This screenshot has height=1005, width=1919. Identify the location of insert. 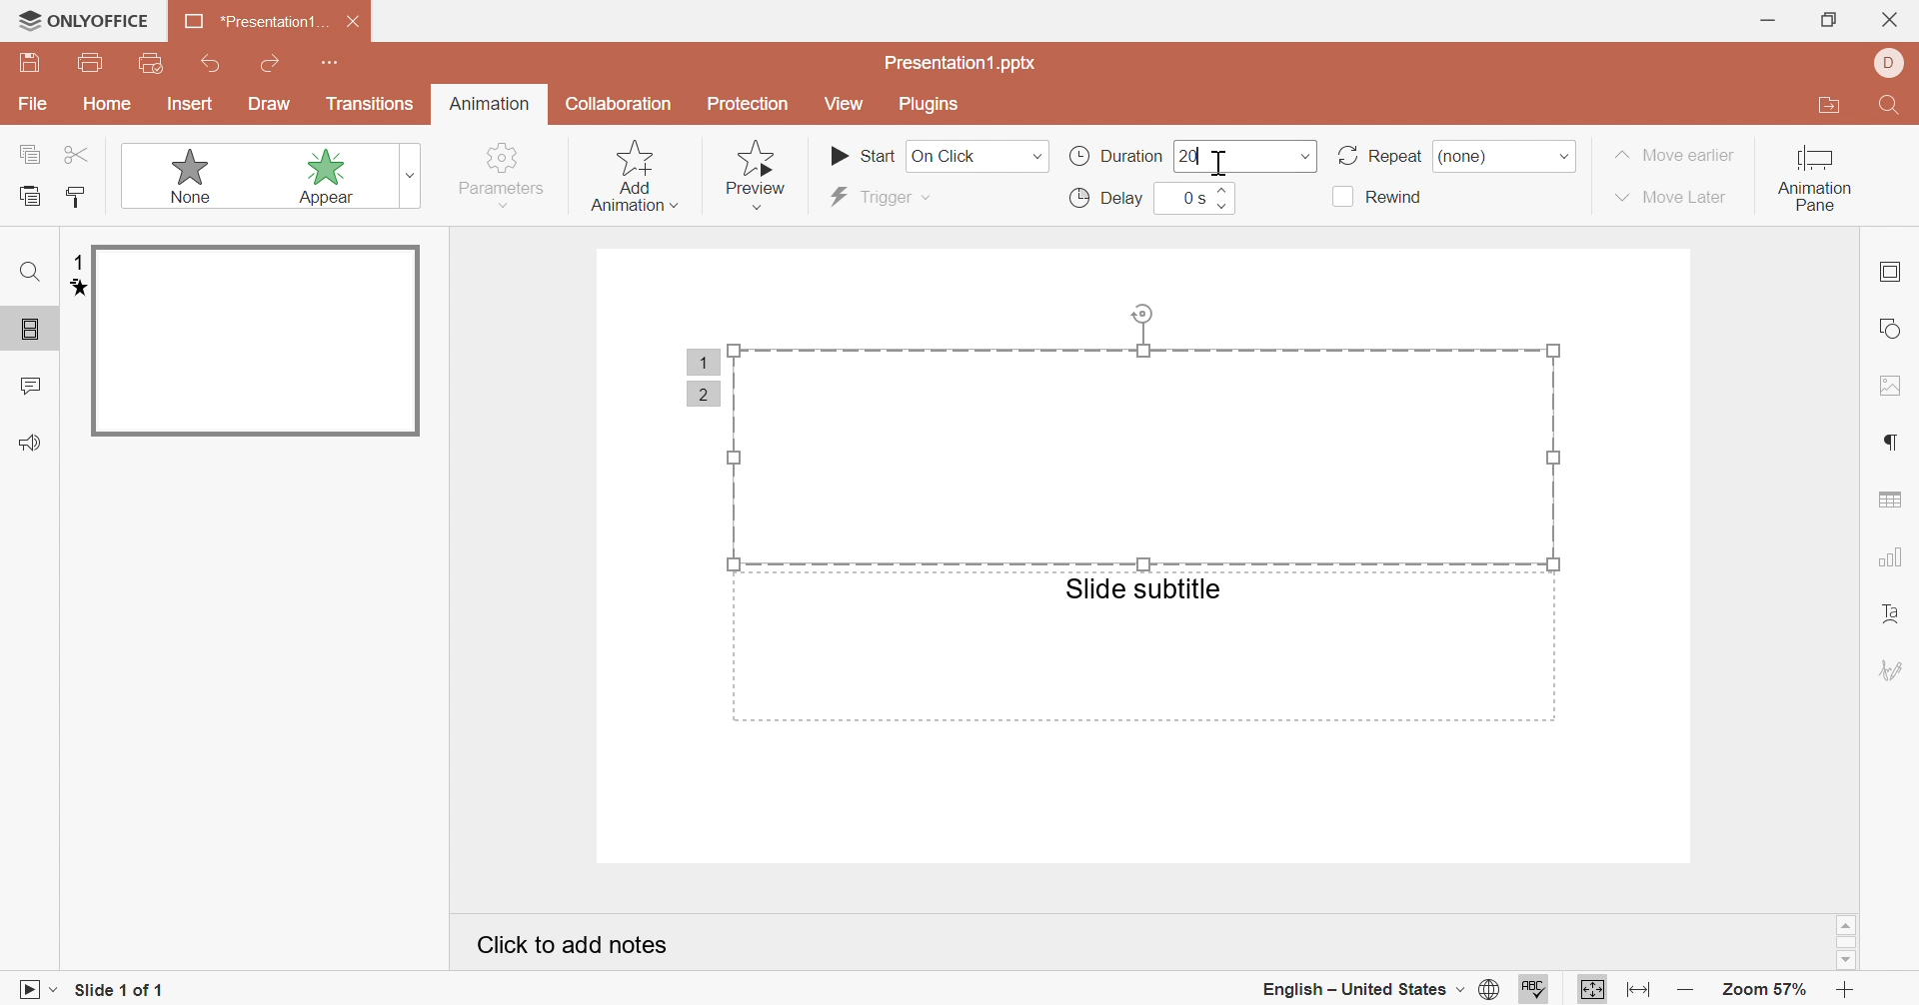
(189, 104).